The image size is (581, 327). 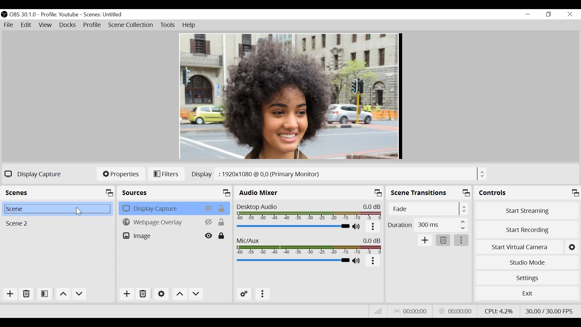 What do you see at coordinates (293, 227) in the screenshot?
I see `Desktop Audio Slider` at bounding box center [293, 227].